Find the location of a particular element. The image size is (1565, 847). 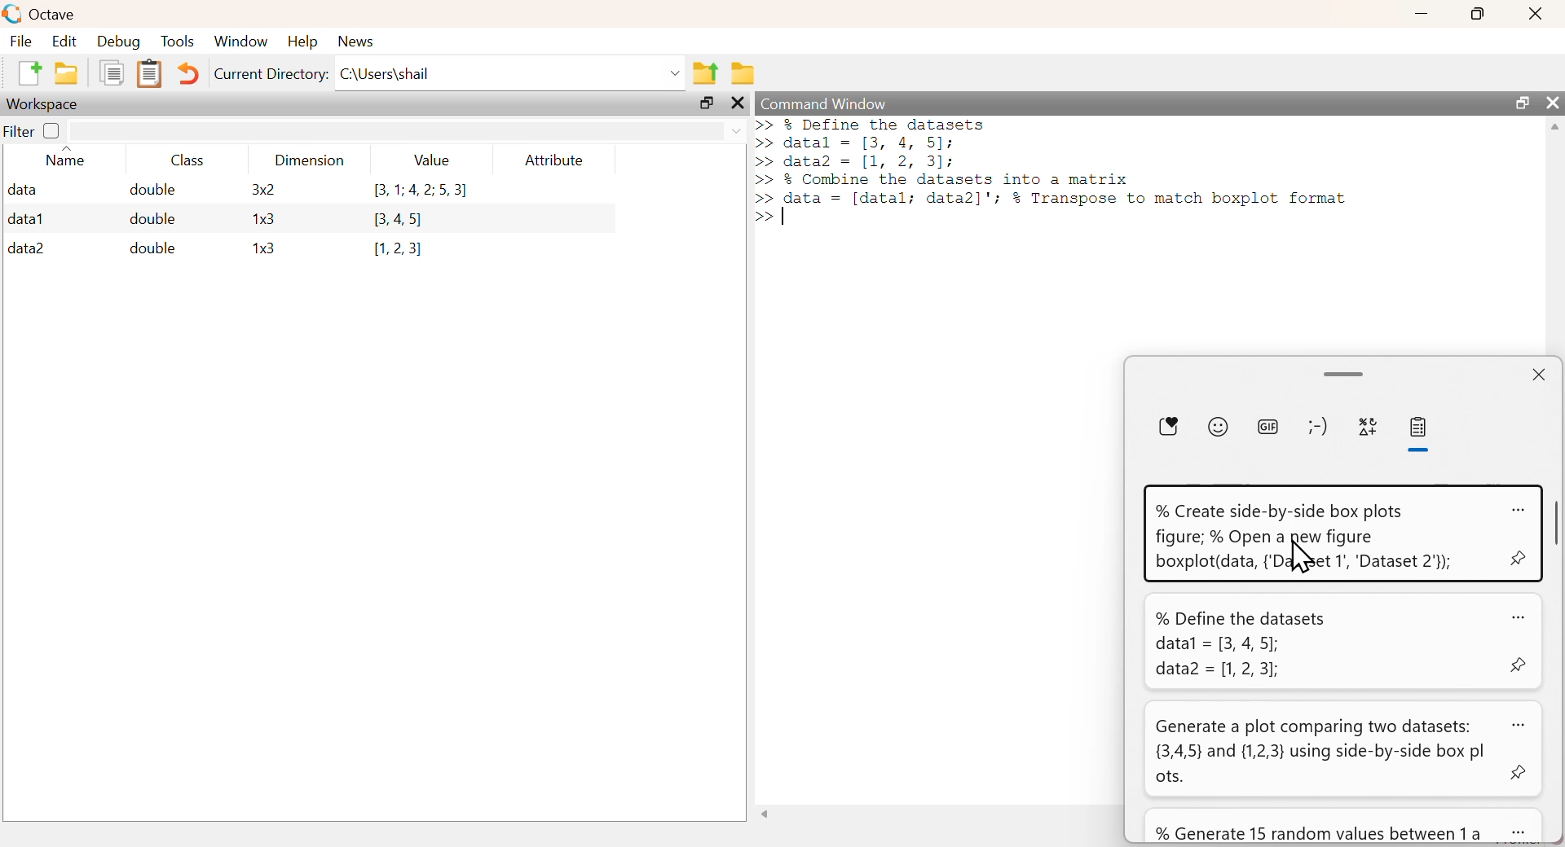

favorite is located at coordinates (1171, 426).